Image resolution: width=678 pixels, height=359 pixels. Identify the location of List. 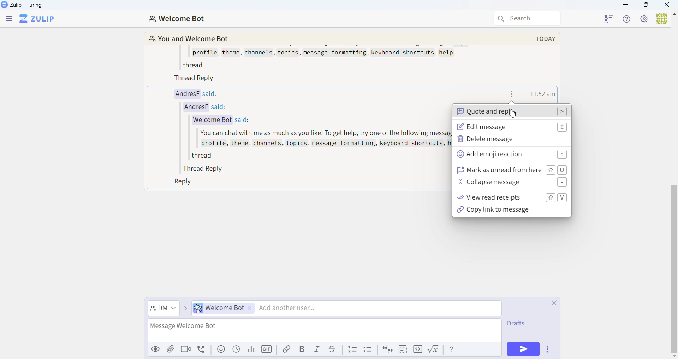
(352, 349).